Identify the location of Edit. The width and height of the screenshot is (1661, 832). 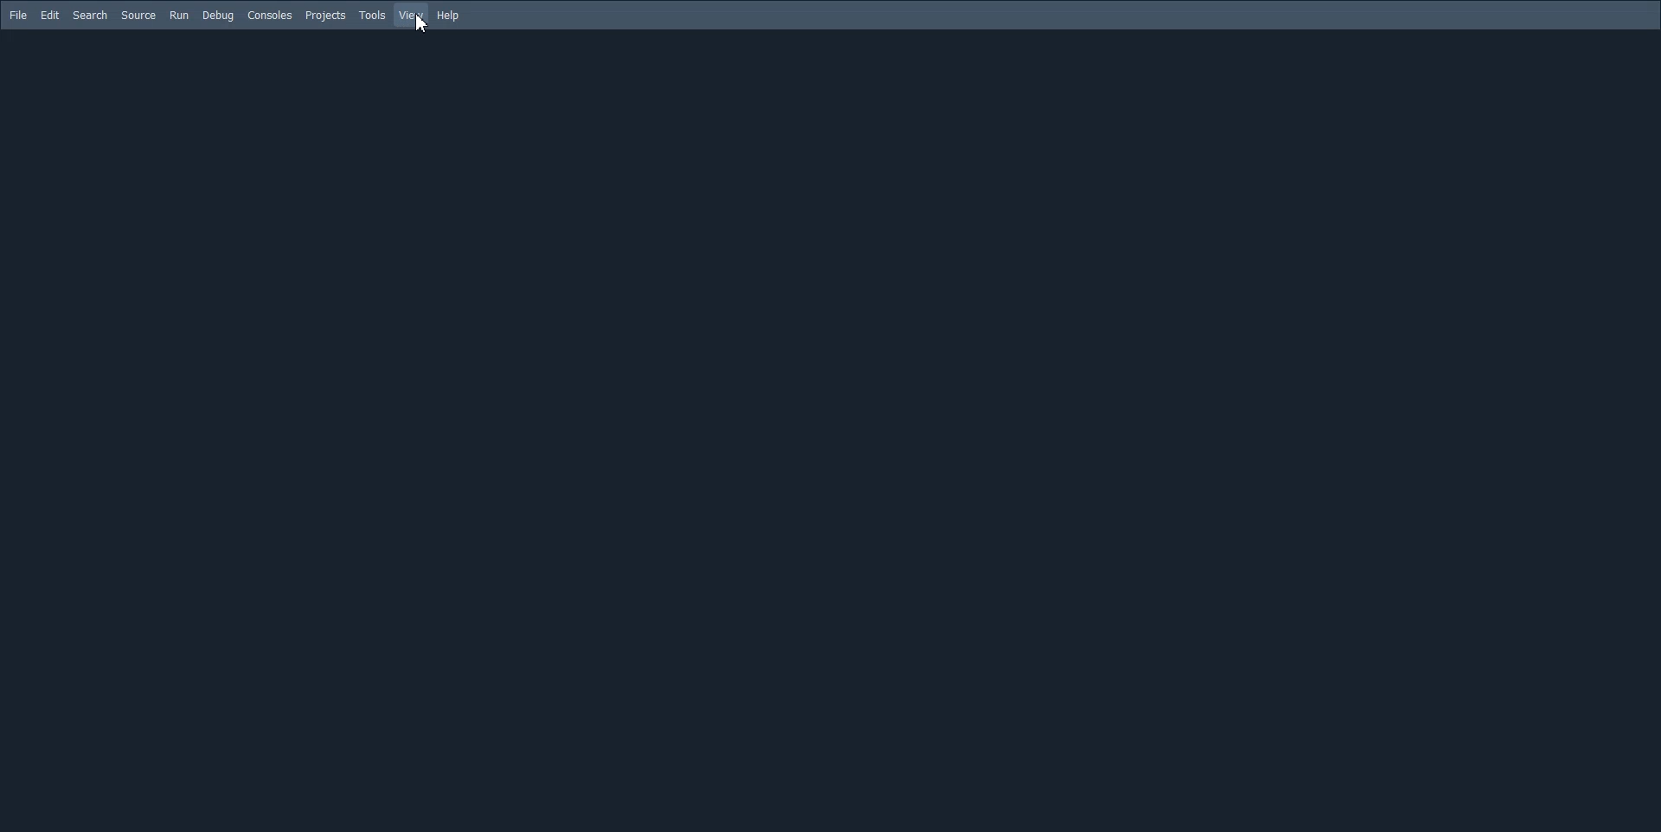
(49, 16).